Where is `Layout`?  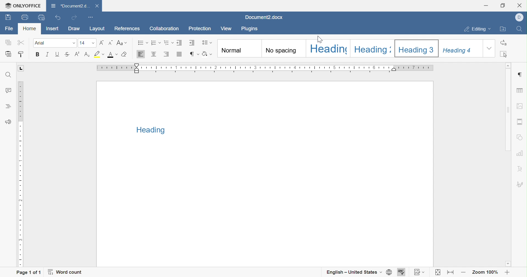
Layout is located at coordinates (98, 29).